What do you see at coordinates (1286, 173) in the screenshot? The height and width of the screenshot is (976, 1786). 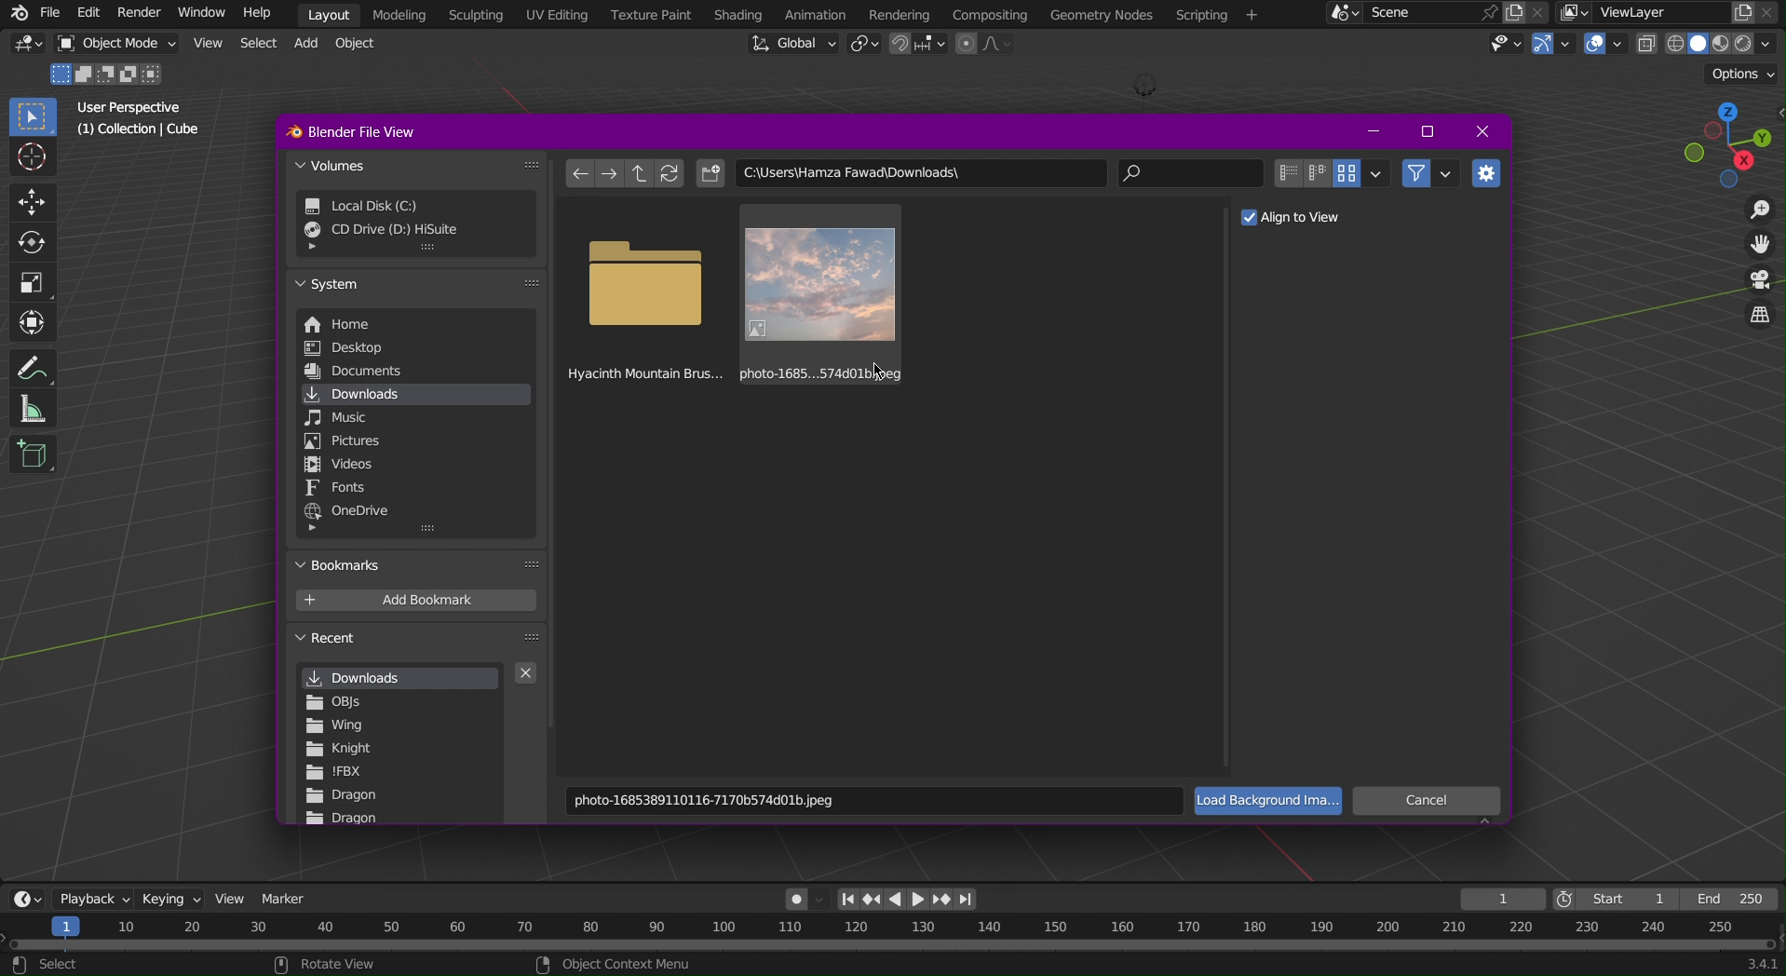 I see `Small tiles` at bounding box center [1286, 173].